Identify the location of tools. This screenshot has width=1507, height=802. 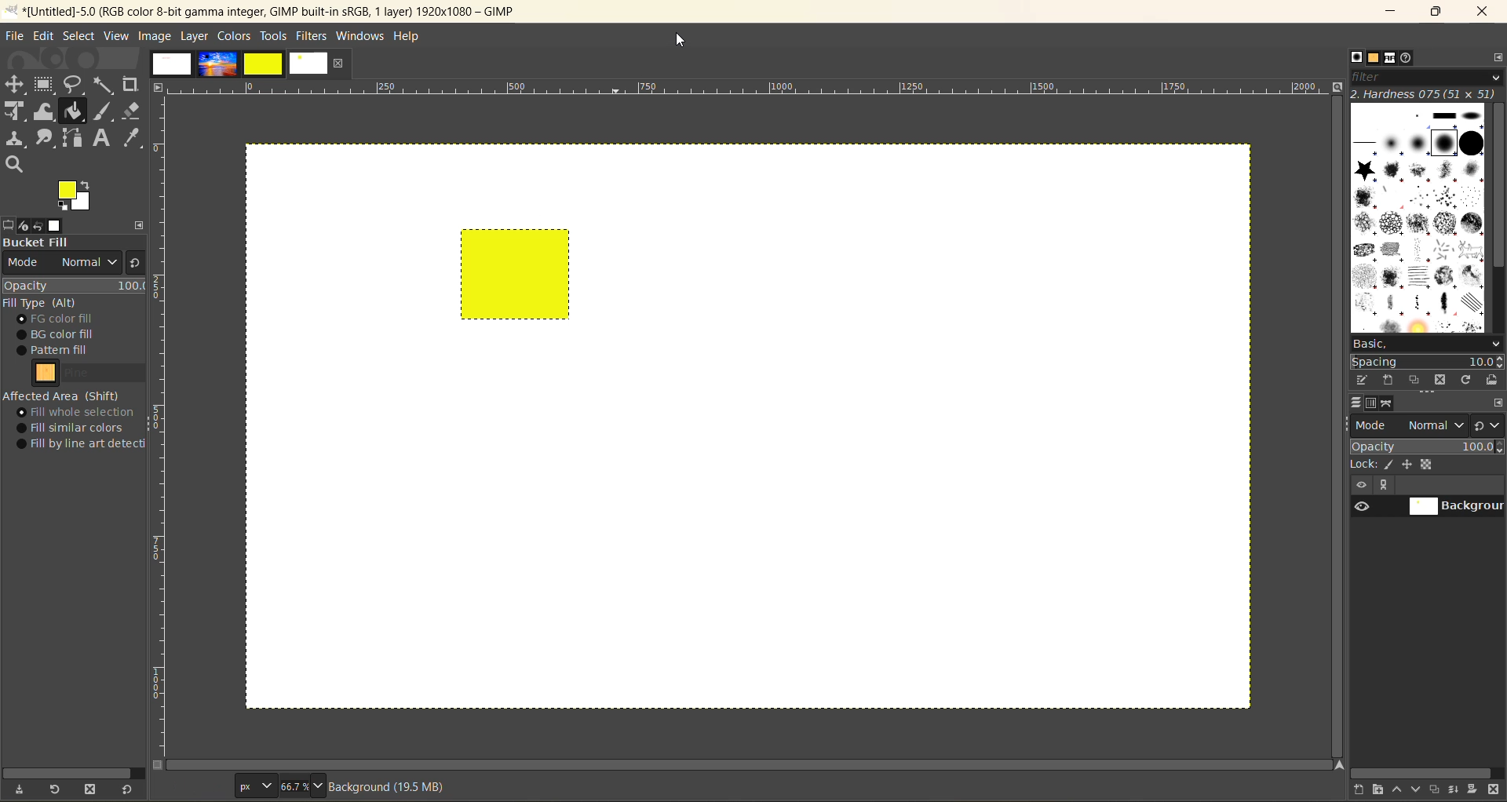
(275, 37).